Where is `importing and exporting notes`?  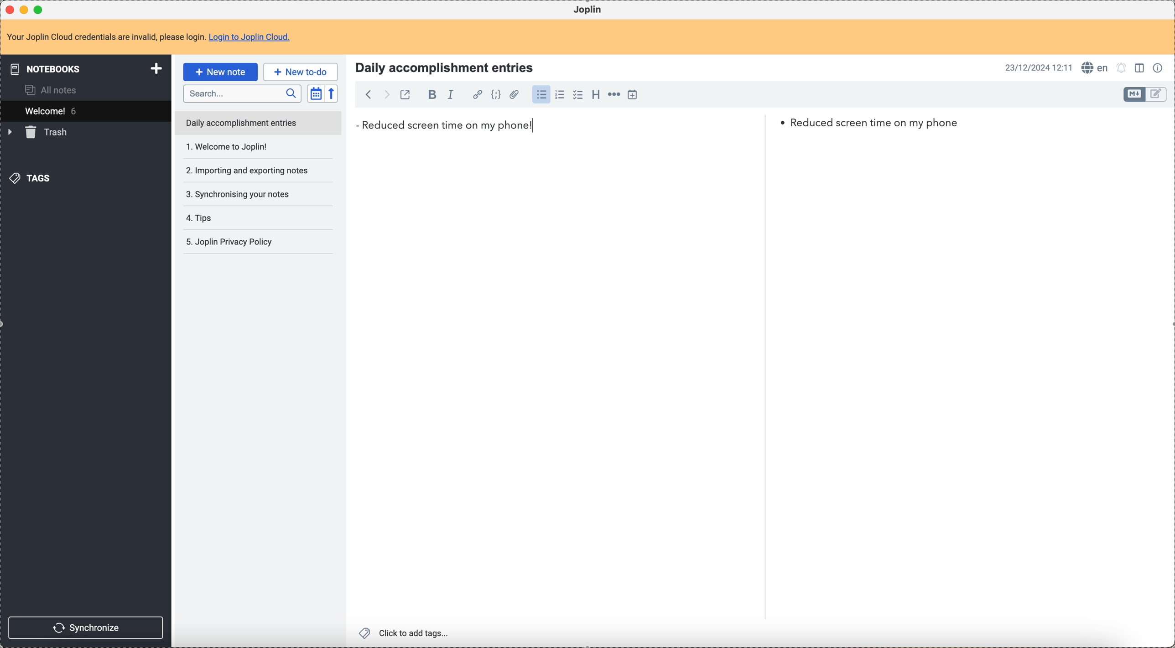
importing and exporting notes is located at coordinates (246, 146).